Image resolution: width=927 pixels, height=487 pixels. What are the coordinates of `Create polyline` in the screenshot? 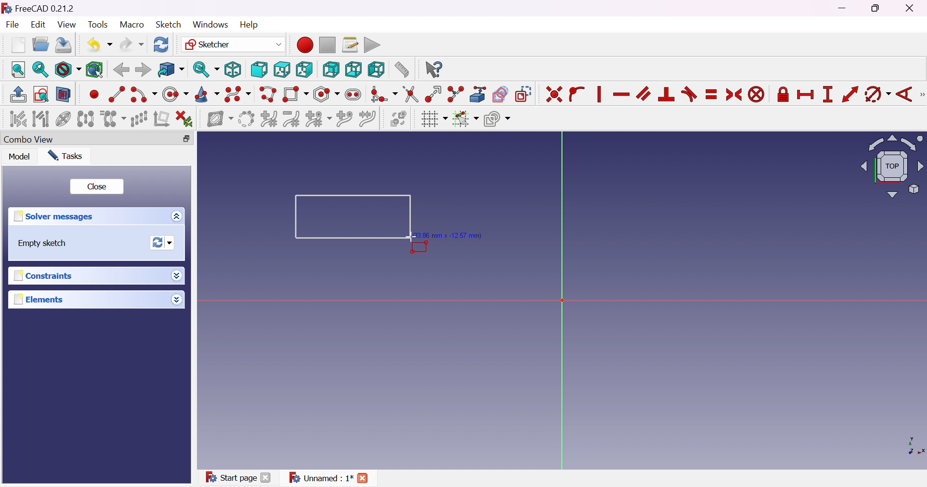 It's located at (268, 94).